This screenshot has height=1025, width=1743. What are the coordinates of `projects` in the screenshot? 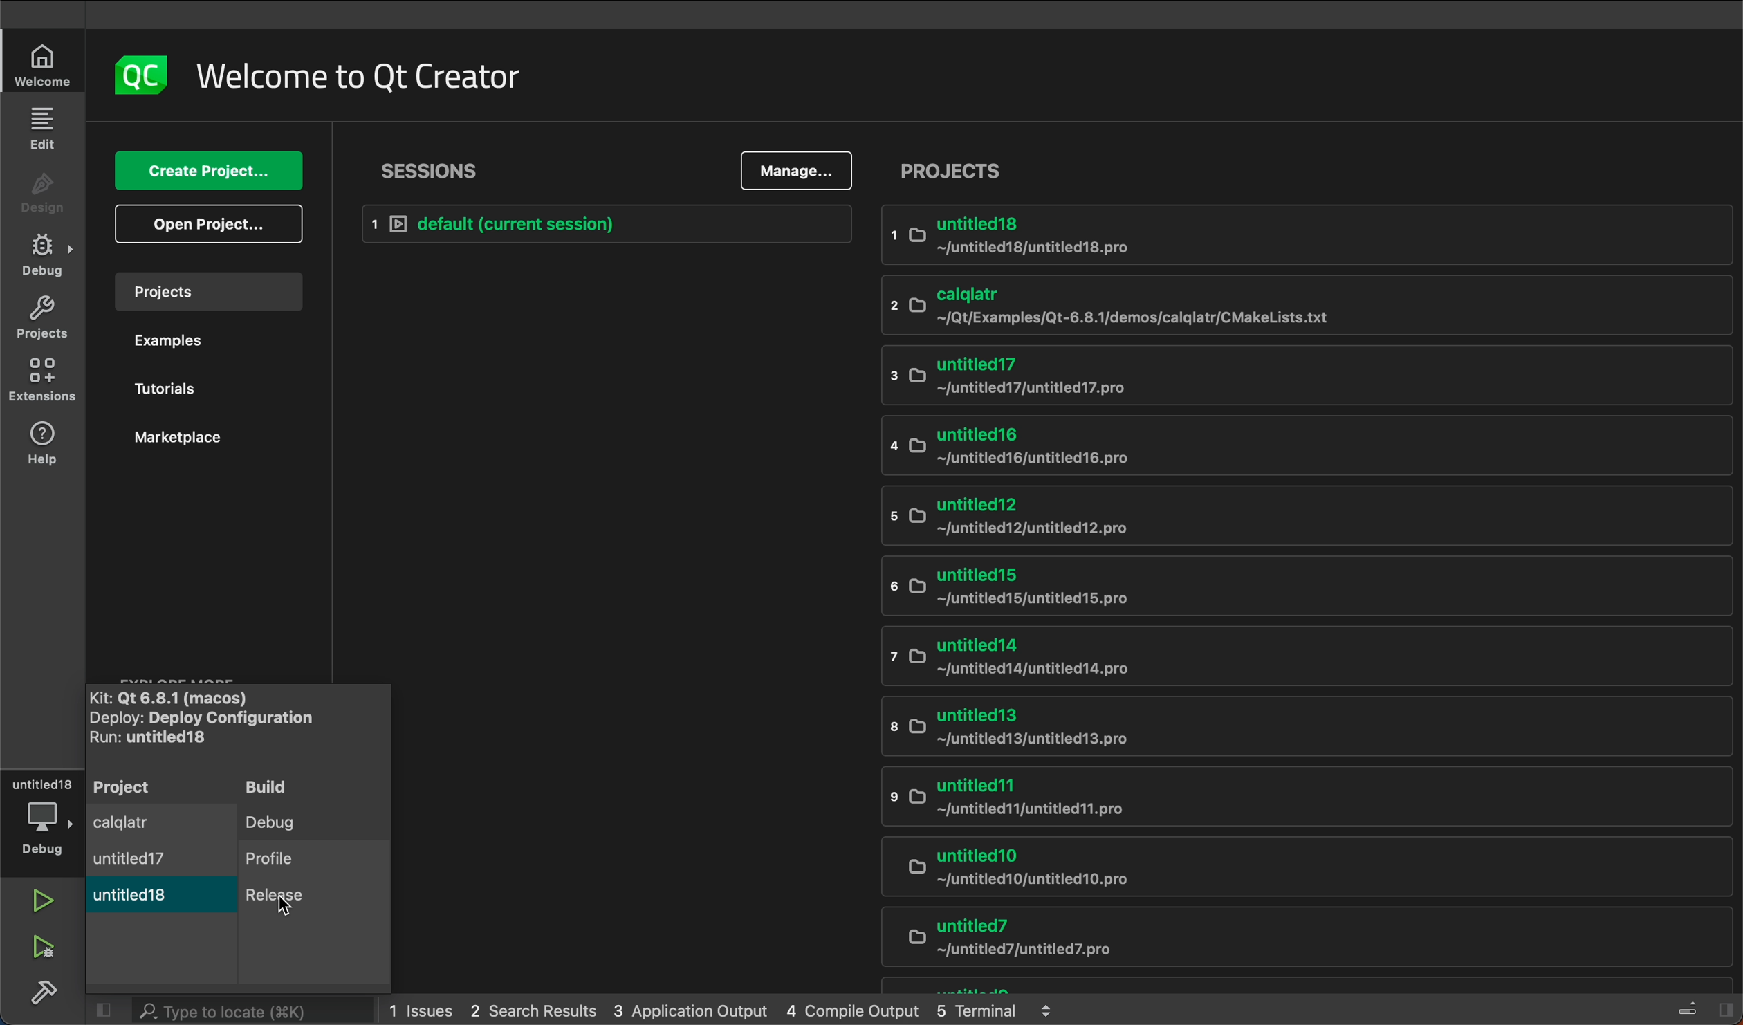 It's located at (45, 315).